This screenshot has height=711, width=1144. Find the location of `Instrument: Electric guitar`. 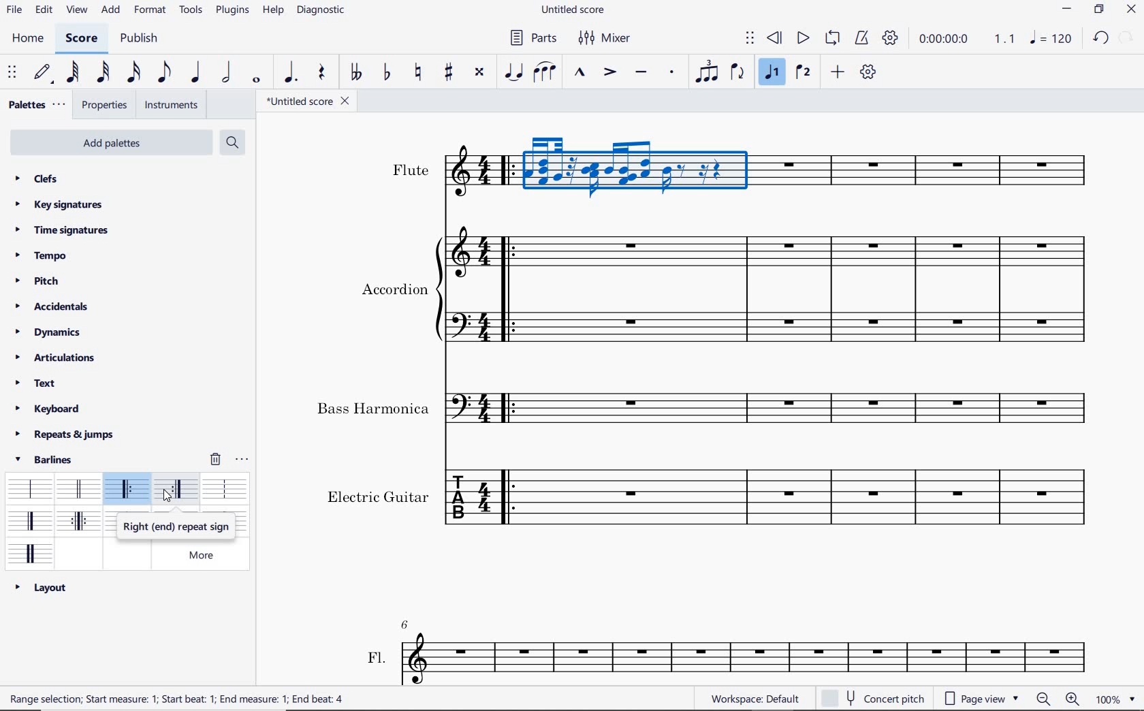

Instrument: Electric guitar is located at coordinates (468, 501).